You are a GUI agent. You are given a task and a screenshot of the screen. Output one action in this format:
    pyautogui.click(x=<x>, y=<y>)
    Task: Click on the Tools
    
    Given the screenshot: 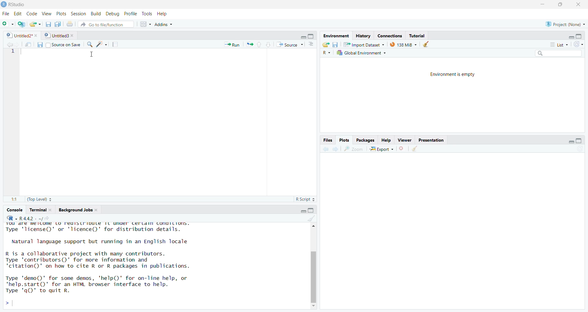 What is the action you would take?
    pyautogui.click(x=146, y=13)
    